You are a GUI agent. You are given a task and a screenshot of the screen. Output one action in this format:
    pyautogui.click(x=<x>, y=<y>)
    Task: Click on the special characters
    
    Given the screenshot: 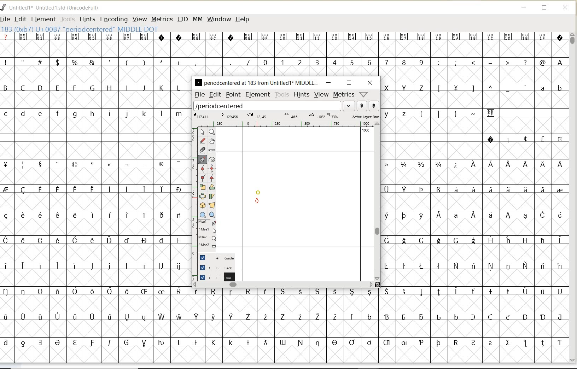 What is the action you would take?
    pyautogui.click(x=92, y=253)
    